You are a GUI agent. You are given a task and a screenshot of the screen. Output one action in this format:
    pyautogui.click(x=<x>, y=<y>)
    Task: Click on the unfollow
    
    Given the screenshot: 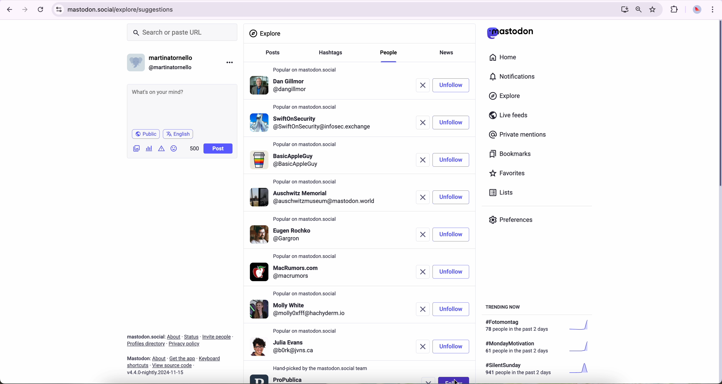 What is the action you would take?
    pyautogui.click(x=452, y=309)
    